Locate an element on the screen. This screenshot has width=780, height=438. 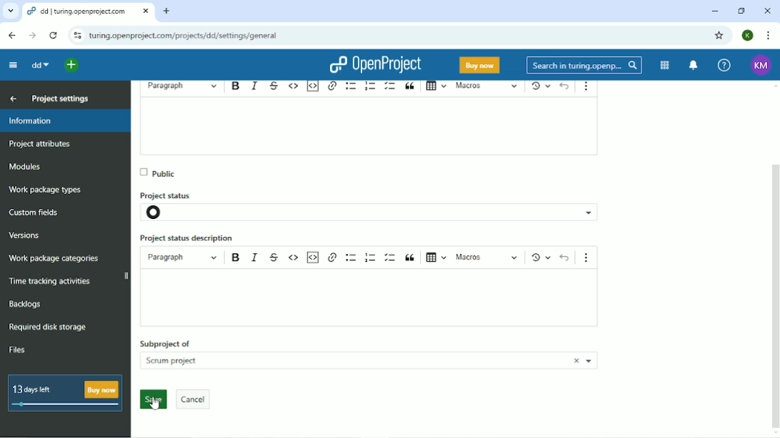
block quote is located at coordinates (412, 256).